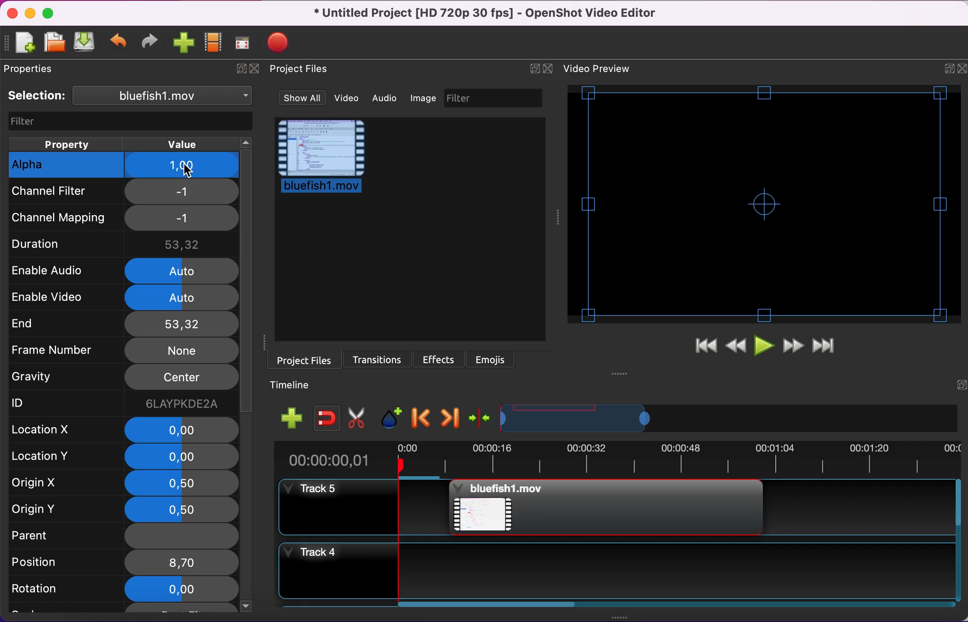 The height and width of the screenshot is (622, 968). Describe the element at coordinates (184, 510) in the screenshot. I see `0,5` at that location.